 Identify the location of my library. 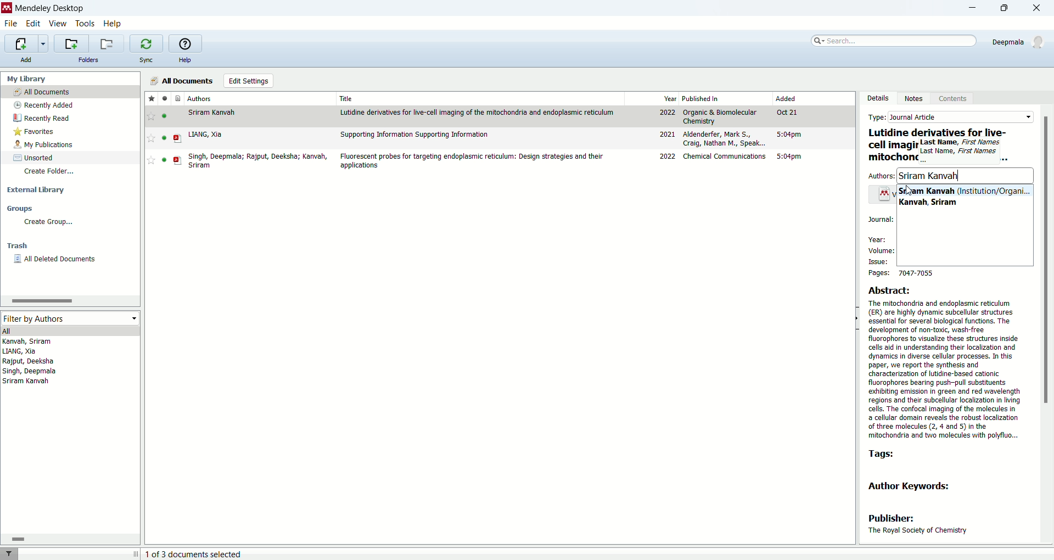
(29, 80).